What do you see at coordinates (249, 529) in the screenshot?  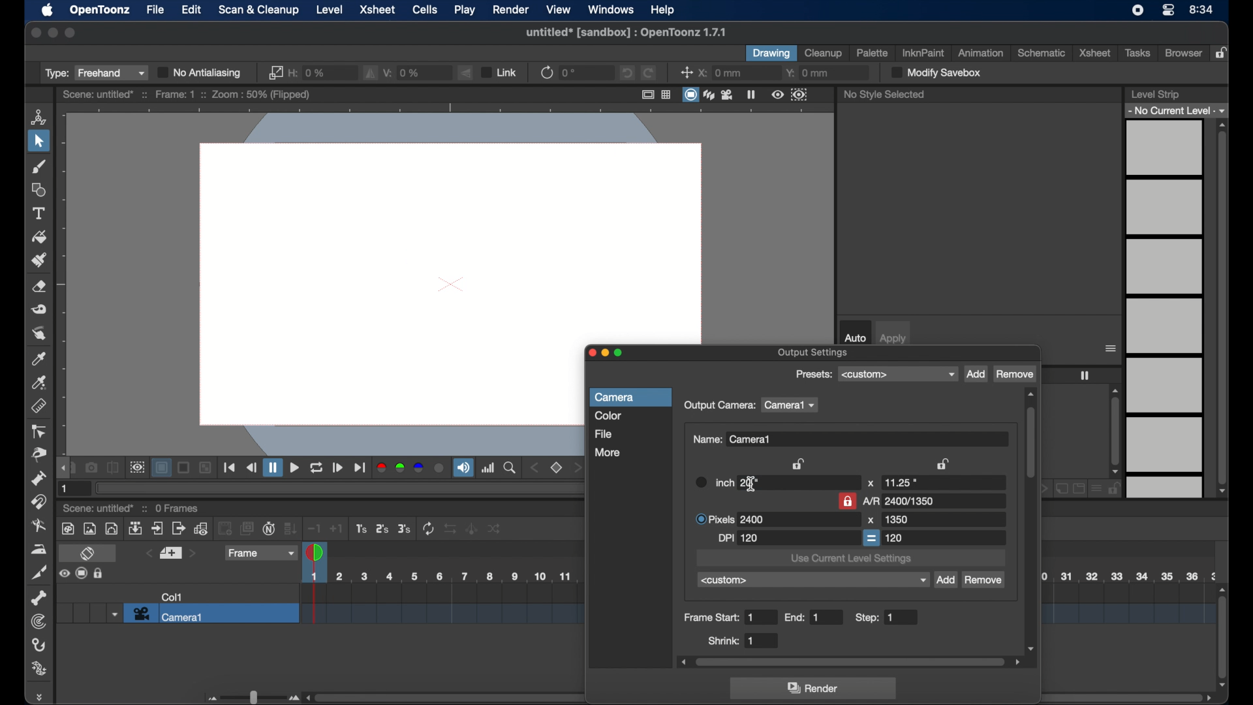 I see `` at bounding box center [249, 529].